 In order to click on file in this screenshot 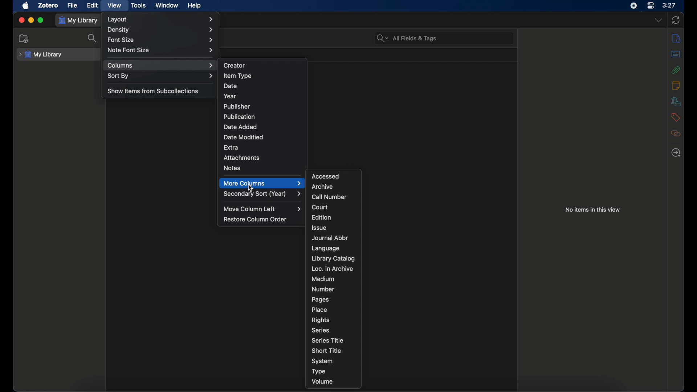, I will do `click(73, 5)`.